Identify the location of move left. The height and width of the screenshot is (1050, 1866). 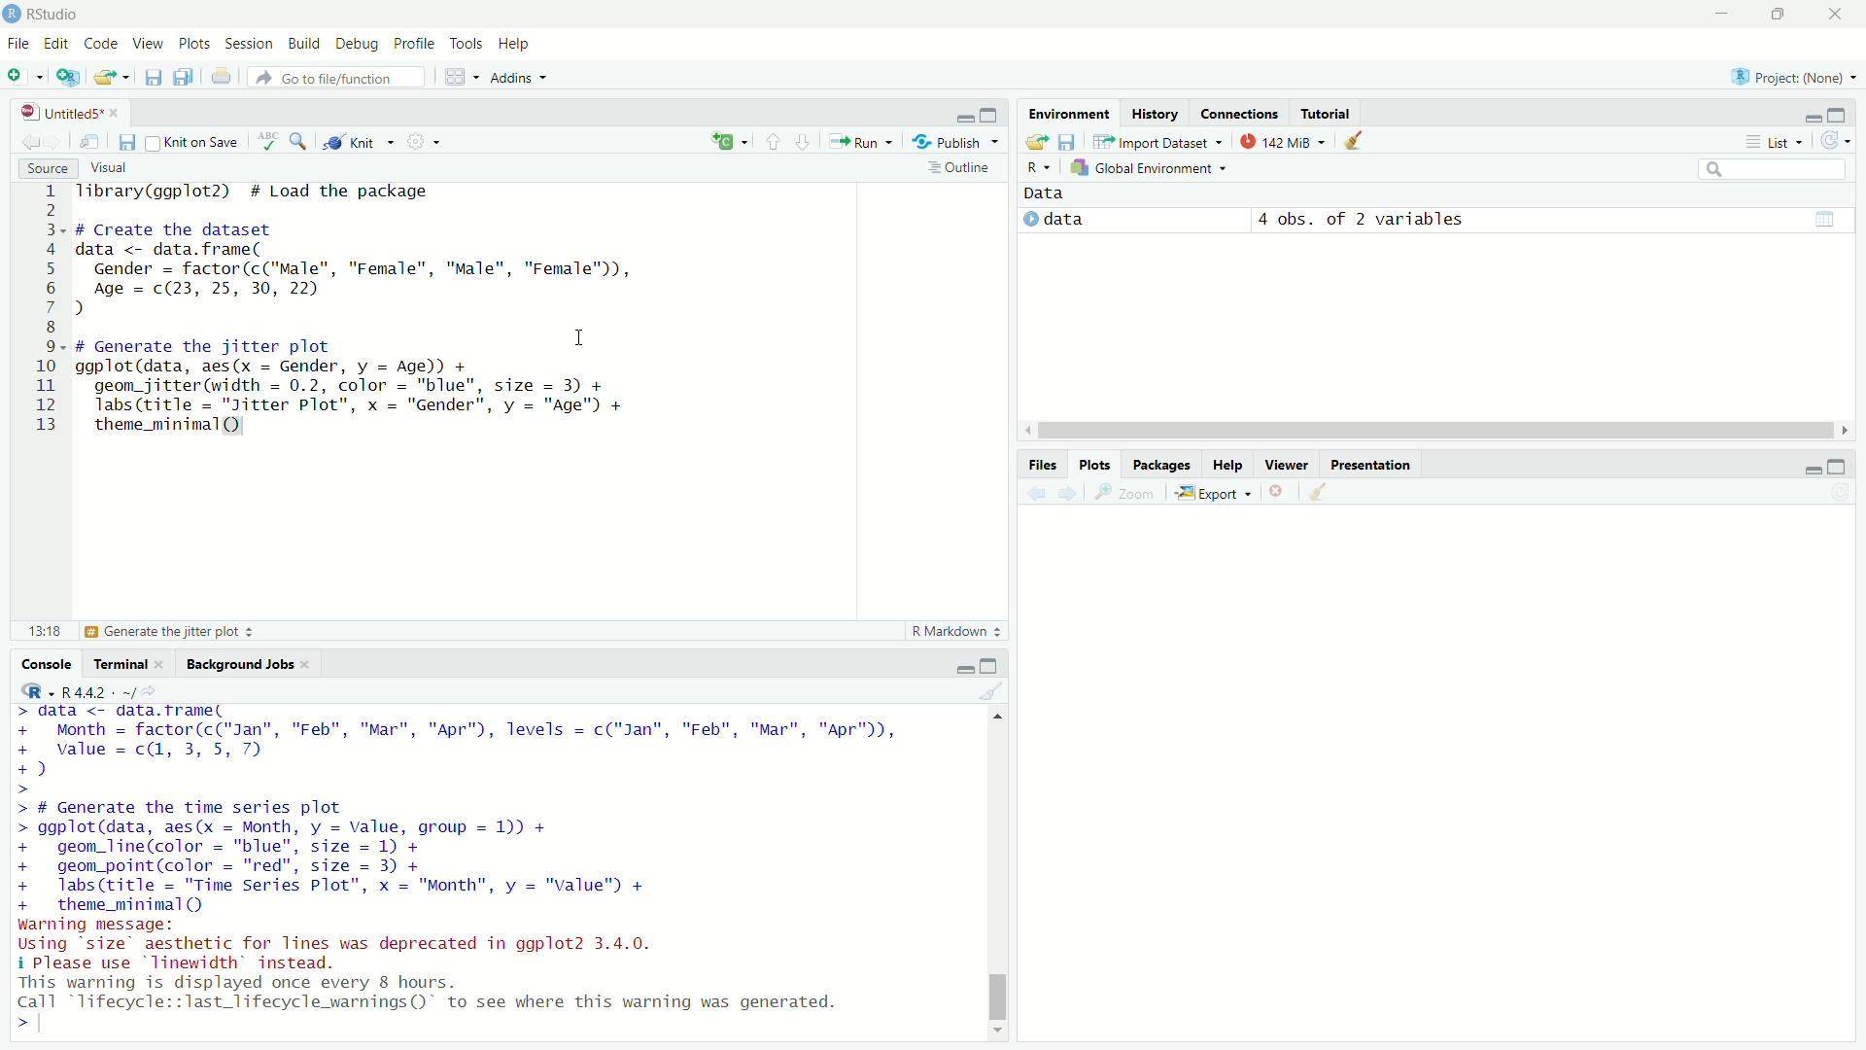
(1030, 432).